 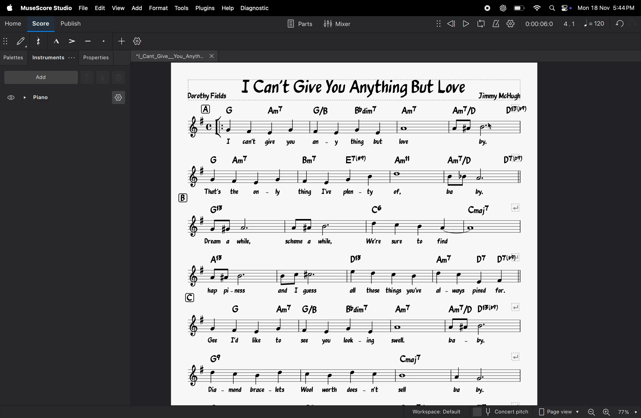 What do you see at coordinates (182, 197) in the screenshot?
I see `rows` at bounding box center [182, 197].